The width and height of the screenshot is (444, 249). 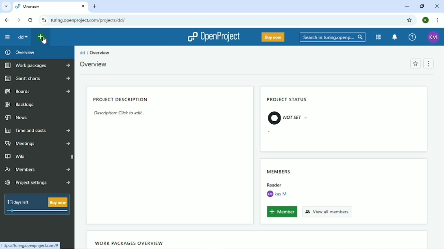 What do you see at coordinates (32, 245) in the screenshot?
I see `https://turing.openprojects.com/#` at bounding box center [32, 245].